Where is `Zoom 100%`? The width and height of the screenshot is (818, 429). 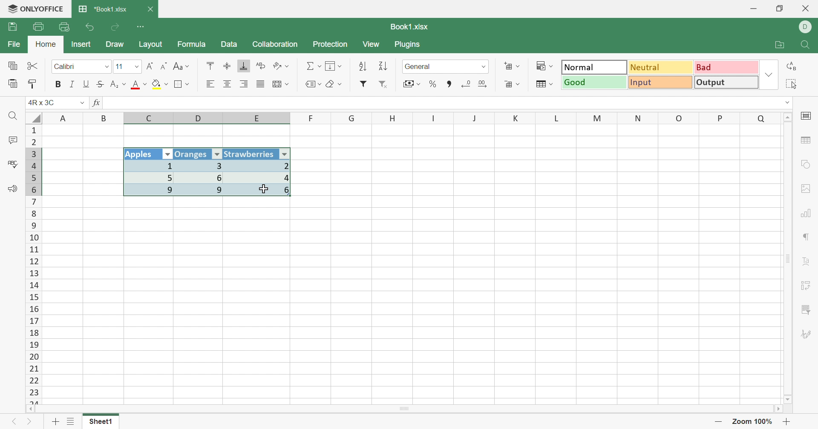
Zoom 100% is located at coordinates (752, 421).